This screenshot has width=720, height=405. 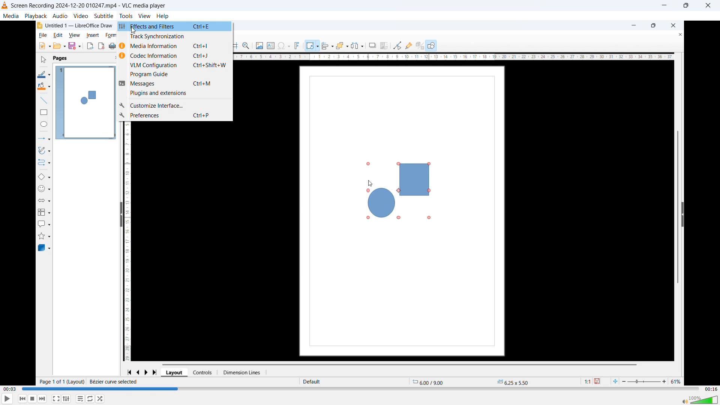 I want to click on minimize, so click(x=664, y=6).